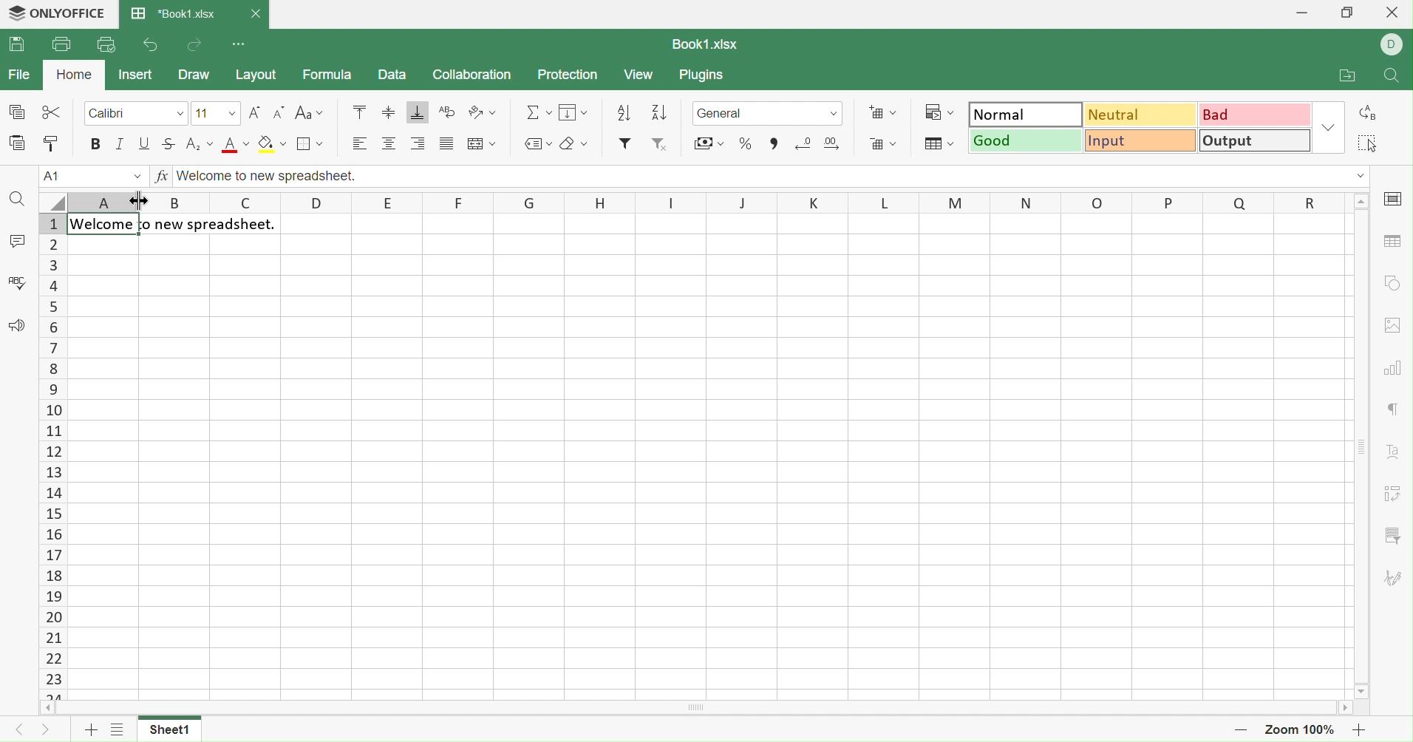 The width and height of the screenshot is (1413, 742). I want to click on Slicer settings, so click(1392, 536).